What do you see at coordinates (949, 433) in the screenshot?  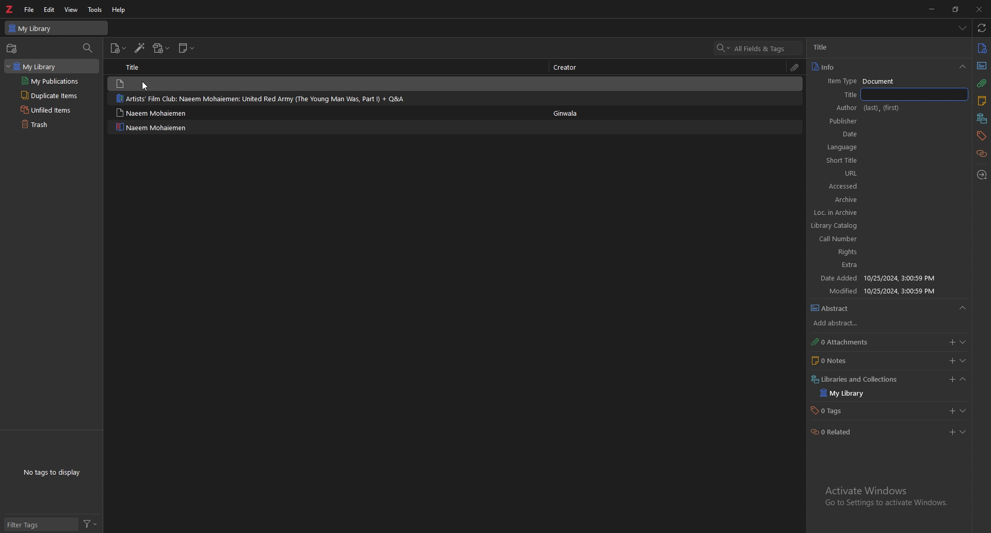 I see `add libraries and collection` at bounding box center [949, 433].